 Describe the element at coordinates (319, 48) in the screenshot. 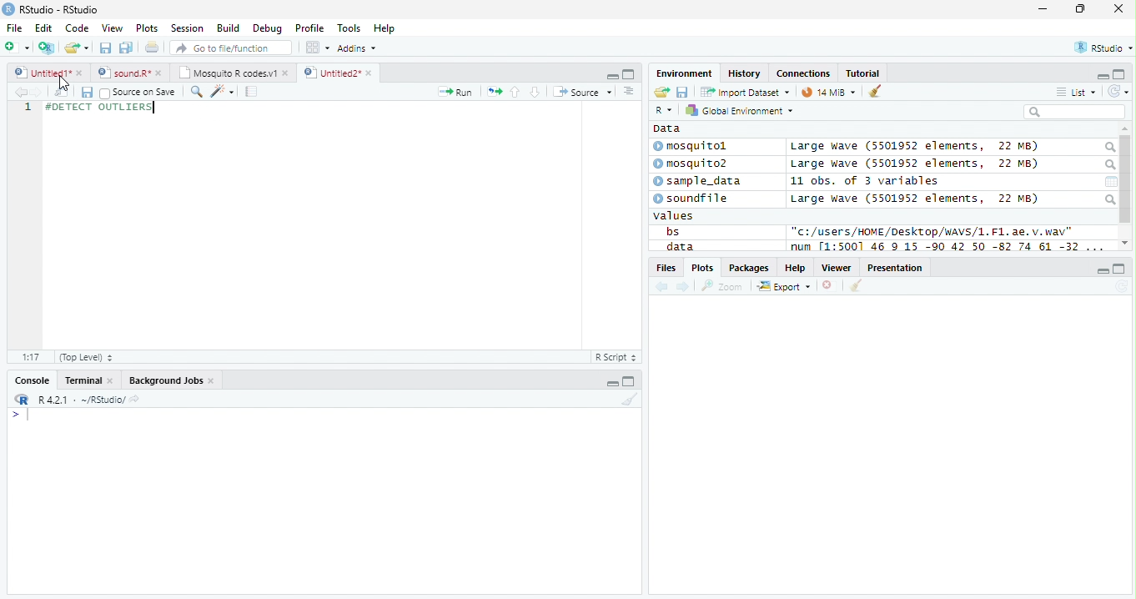

I see `workspace panes` at that location.